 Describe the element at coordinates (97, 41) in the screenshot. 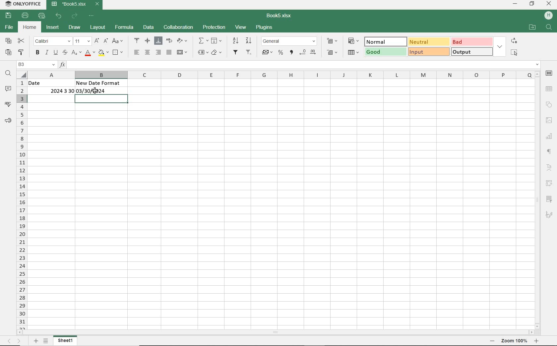

I see `INCREMENT FONT SIZE` at that location.